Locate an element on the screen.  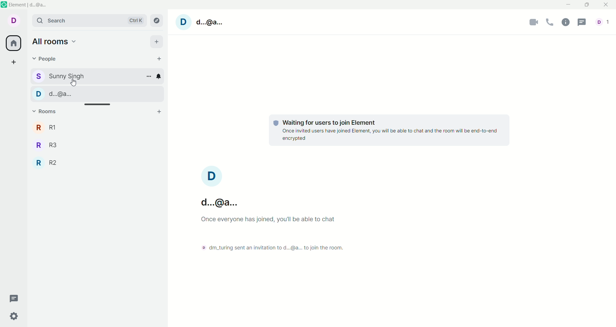
settings is located at coordinates (15, 316).